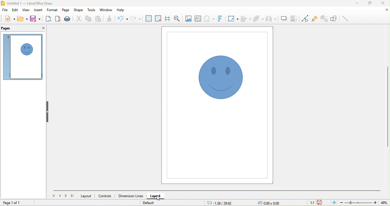 This screenshot has width=390, height=206. Describe the element at coordinates (23, 57) in the screenshot. I see `page 1` at that location.